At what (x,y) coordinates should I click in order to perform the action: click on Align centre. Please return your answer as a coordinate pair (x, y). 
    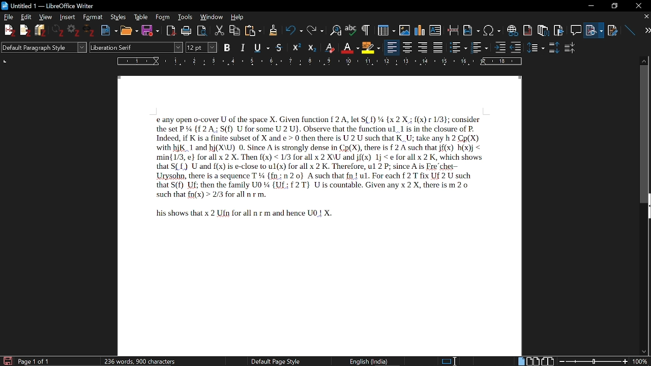
    Looking at the image, I should click on (408, 47).